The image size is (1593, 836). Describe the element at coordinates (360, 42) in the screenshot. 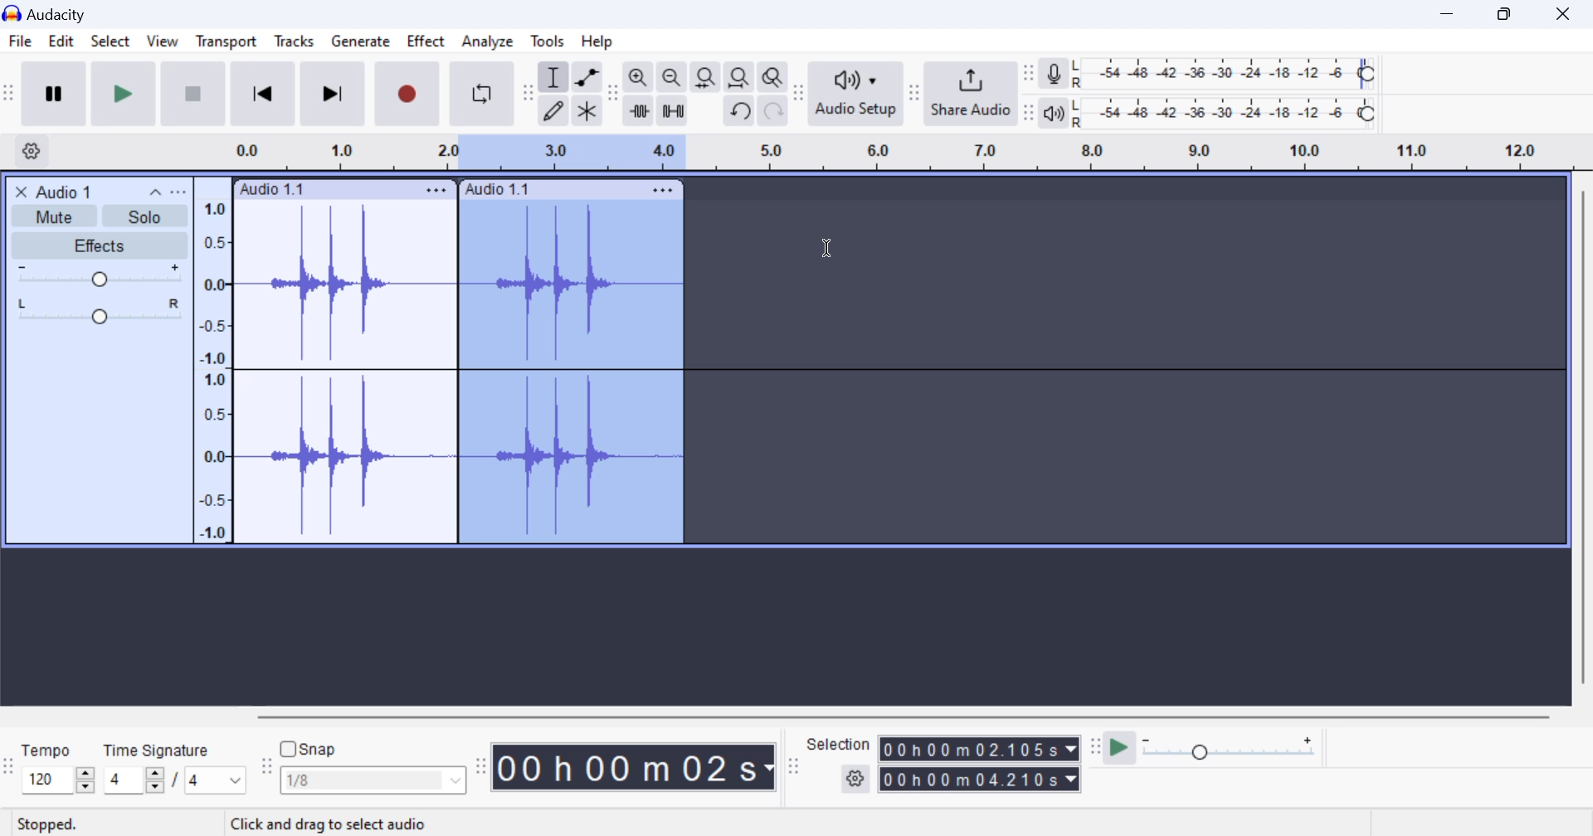

I see `Generate` at that location.